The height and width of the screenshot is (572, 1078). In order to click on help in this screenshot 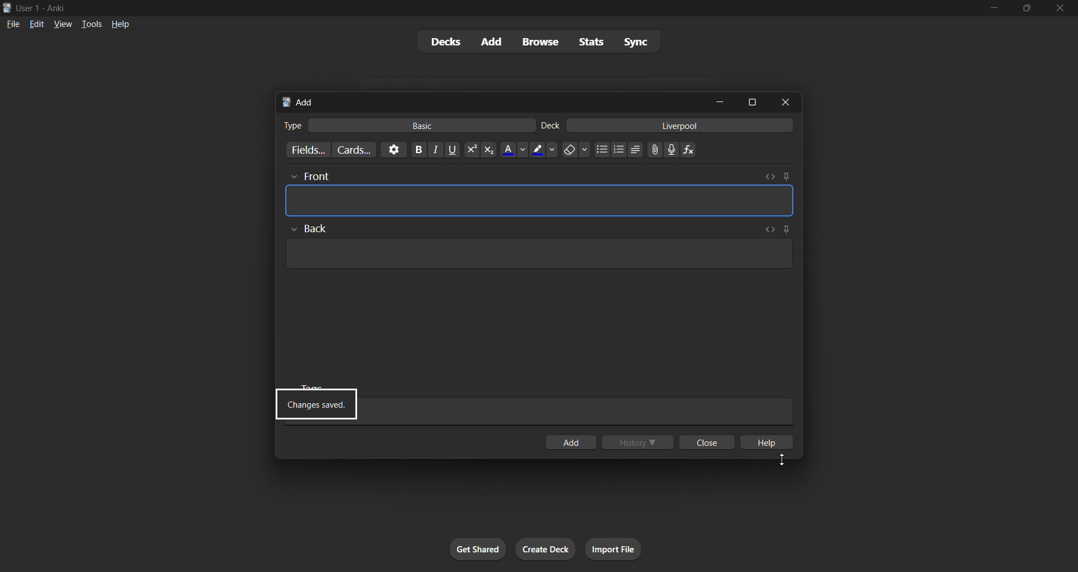, I will do `click(122, 25)`.